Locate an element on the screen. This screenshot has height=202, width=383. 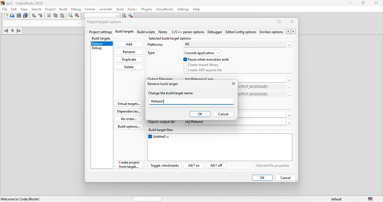
minimize is located at coordinates (351, 3).